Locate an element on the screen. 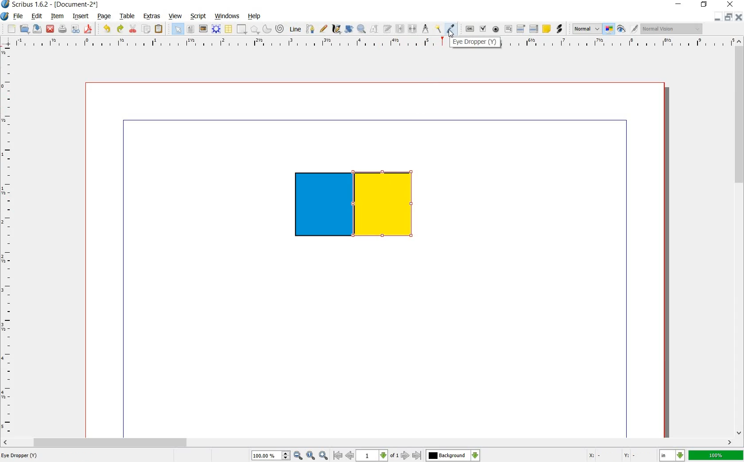  pdf text field is located at coordinates (508, 30).